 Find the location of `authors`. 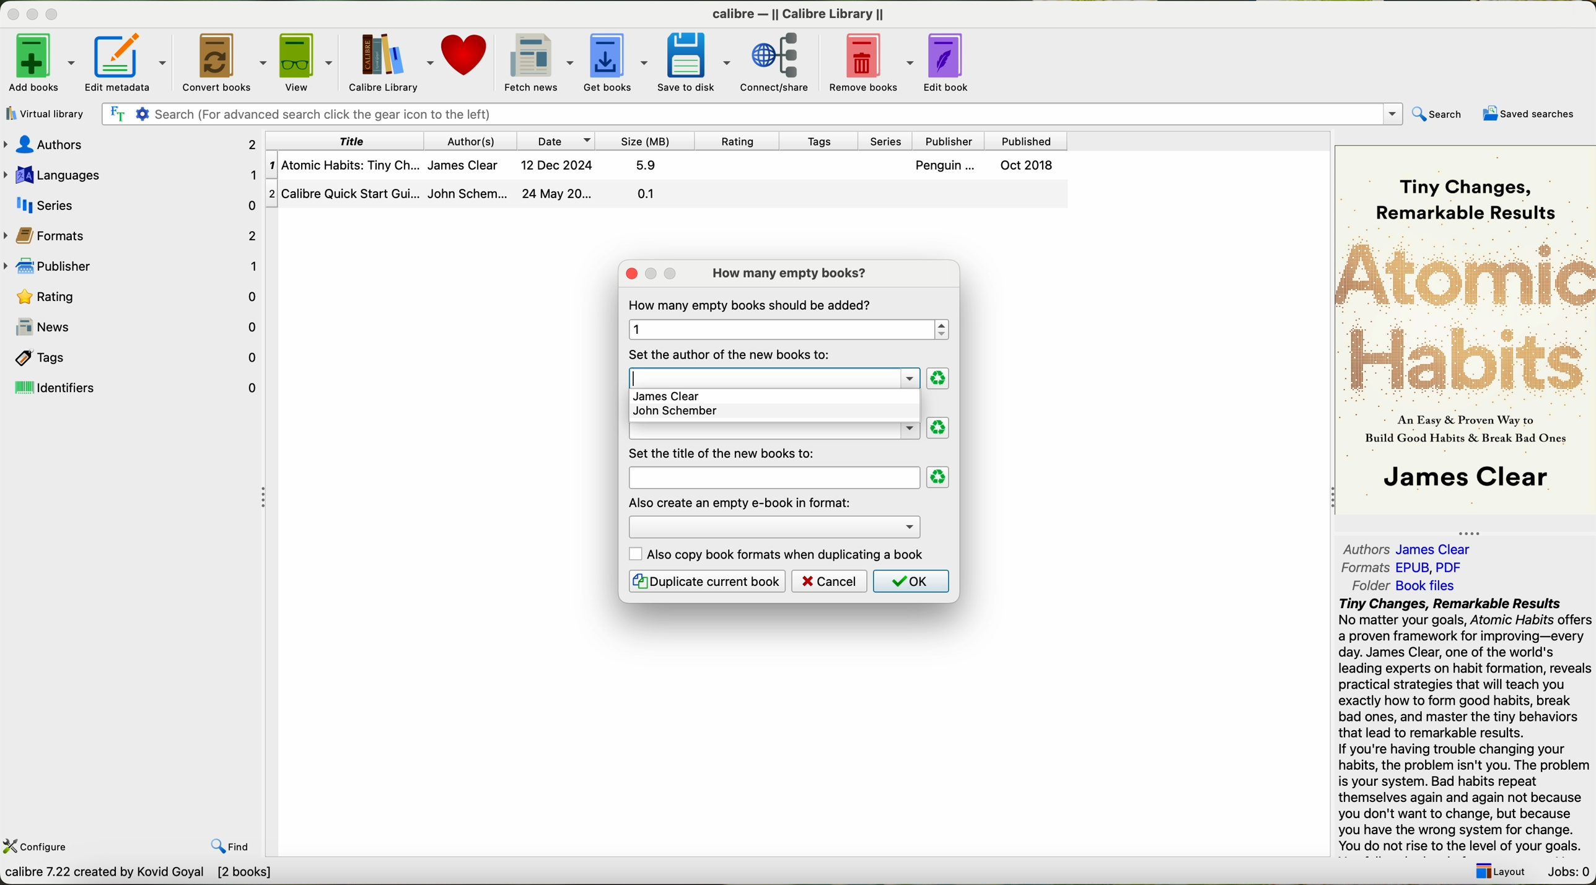

authors is located at coordinates (475, 139).